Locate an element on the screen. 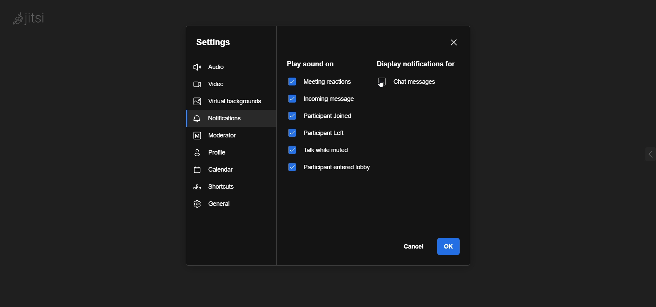 The width and height of the screenshot is (656, 307). cancel is located at coordinates (414, 246).